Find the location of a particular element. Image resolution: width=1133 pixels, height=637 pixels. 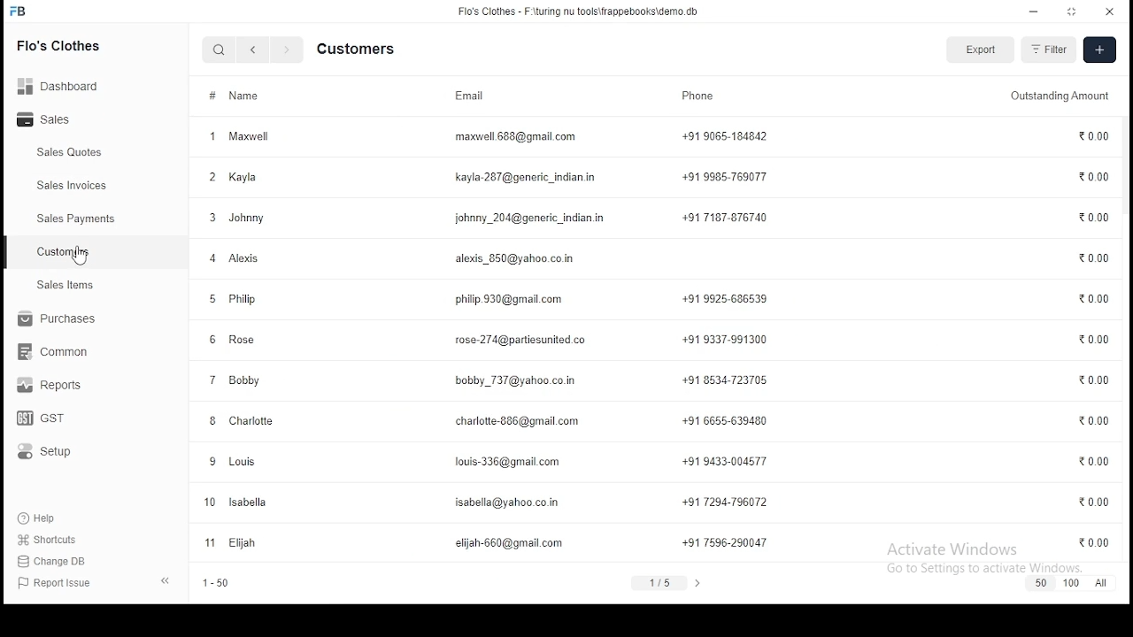

Sales Quotes is located at coordinates (70, 152).